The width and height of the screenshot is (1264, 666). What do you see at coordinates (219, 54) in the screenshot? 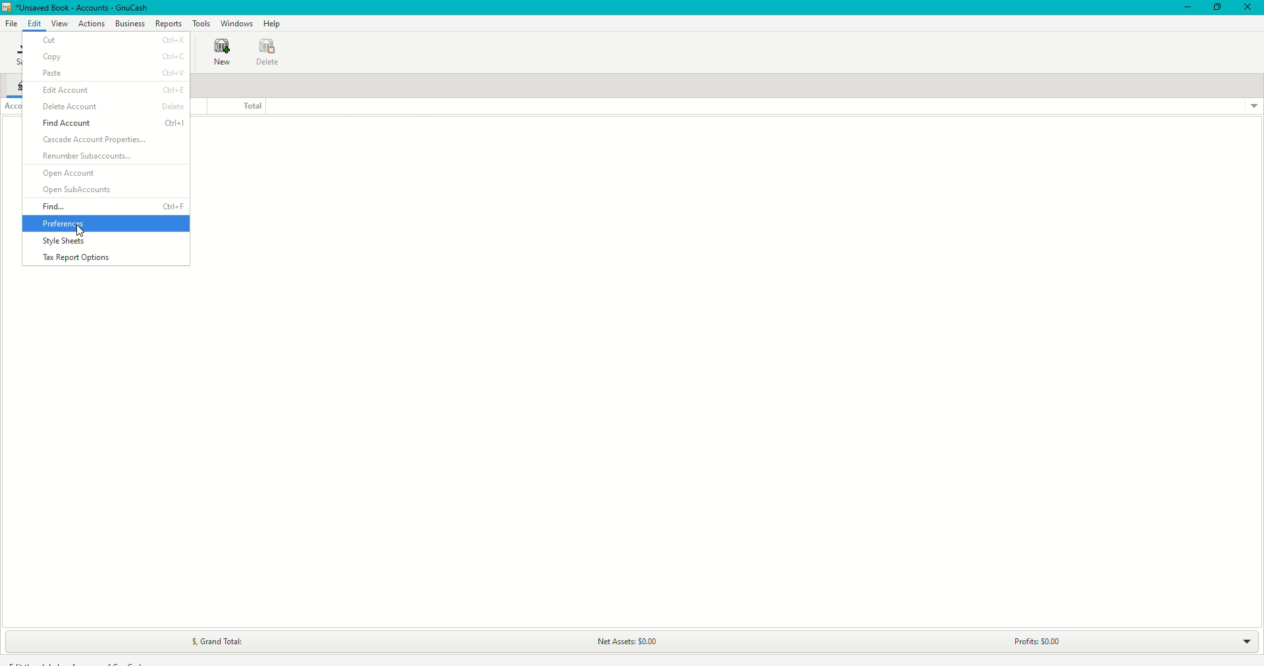
I see `new` at bounding box center [219, 54].